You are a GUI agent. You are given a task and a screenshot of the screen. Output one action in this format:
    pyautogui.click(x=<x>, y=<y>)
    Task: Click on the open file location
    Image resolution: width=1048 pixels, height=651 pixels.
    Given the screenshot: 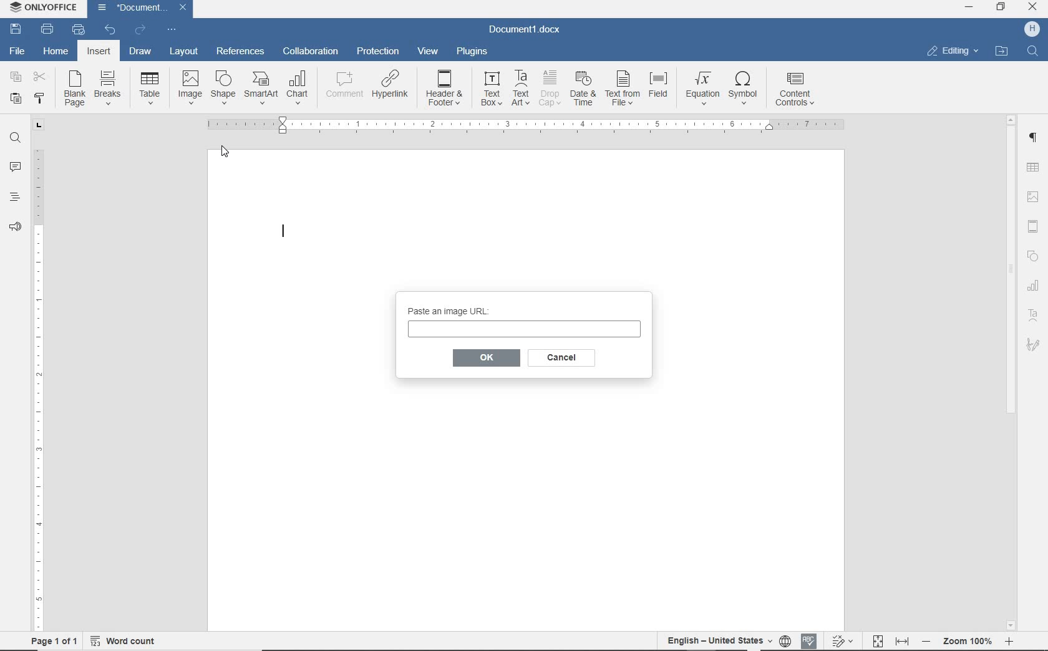 What is the action you would take?
    pyautogui.click(x=1004, y=52)
    